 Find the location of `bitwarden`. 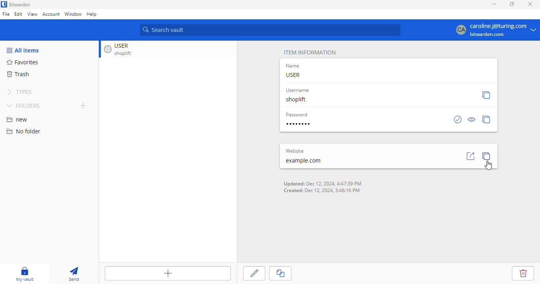

bitwarden is located at coordinates (20, 5).